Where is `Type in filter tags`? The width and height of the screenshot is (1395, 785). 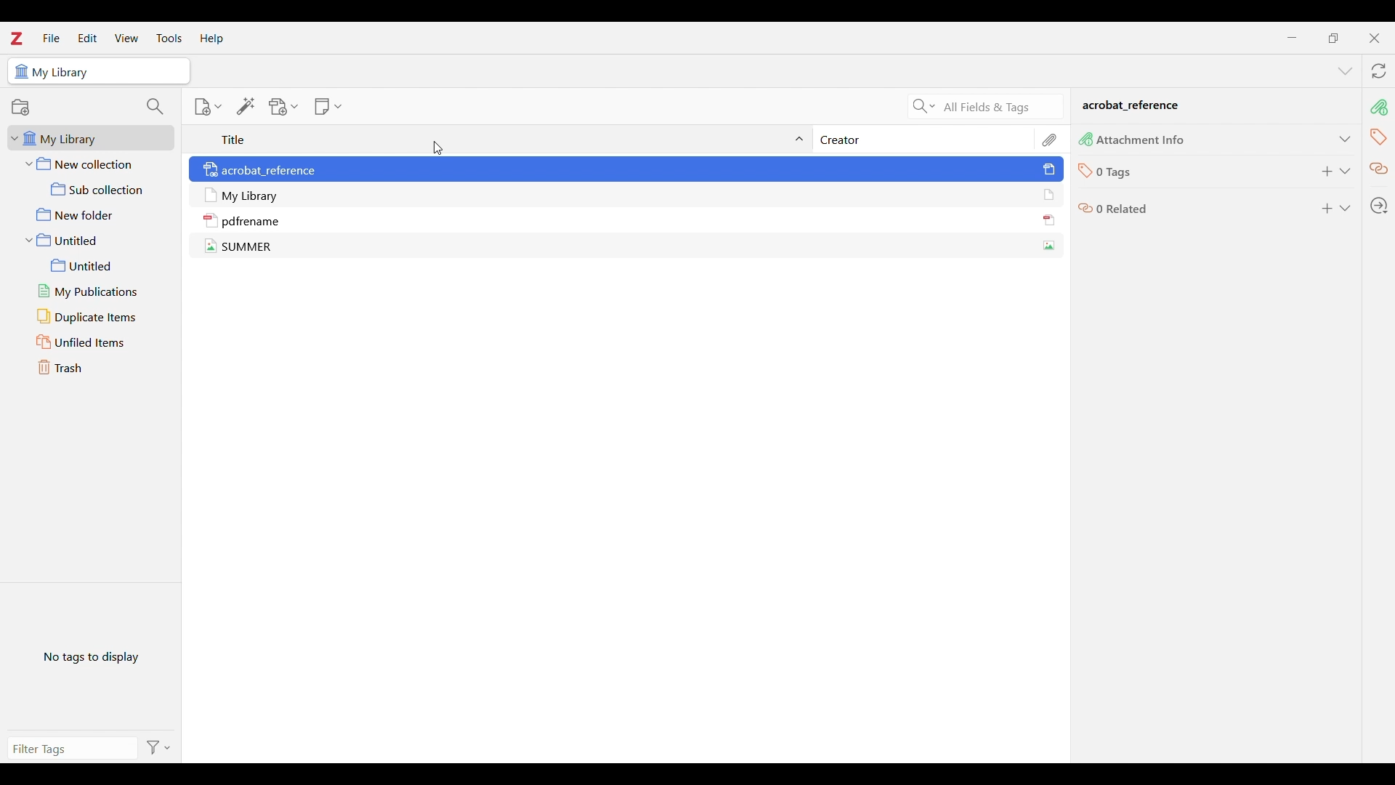 Type in filter tags is located at coordinates (62, 749).